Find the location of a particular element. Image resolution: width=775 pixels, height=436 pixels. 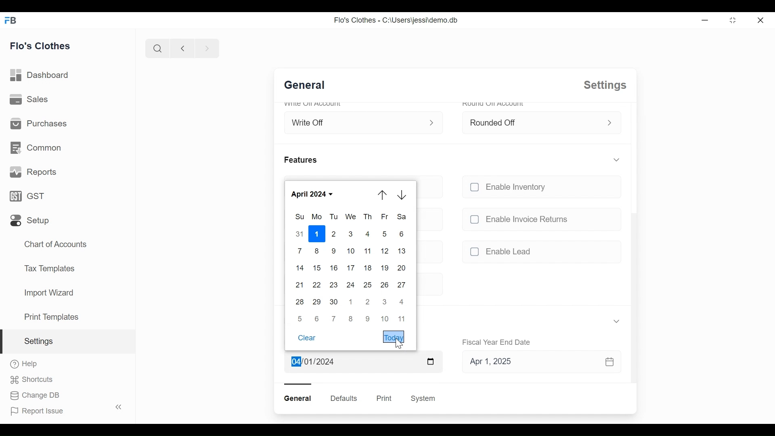

Minimize is located at coordinates (704, 20).